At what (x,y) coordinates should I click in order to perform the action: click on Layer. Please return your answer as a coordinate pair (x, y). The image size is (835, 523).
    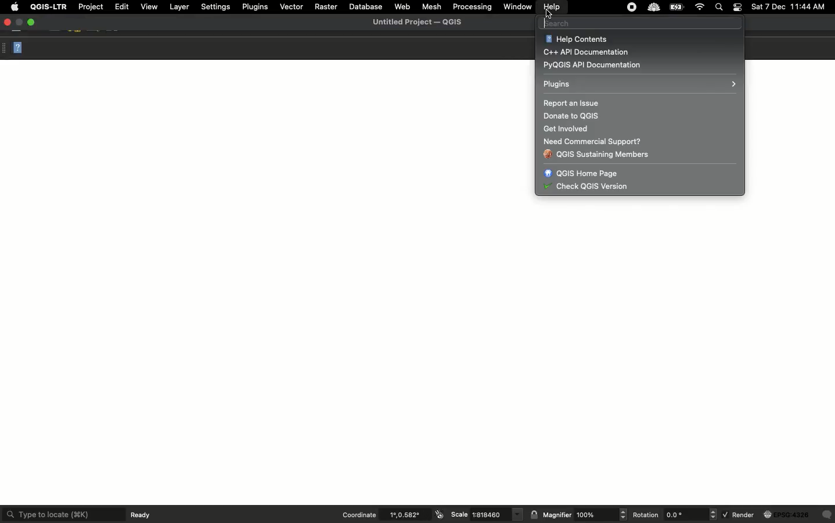
    Looking at the image, I should click on (179, 6).